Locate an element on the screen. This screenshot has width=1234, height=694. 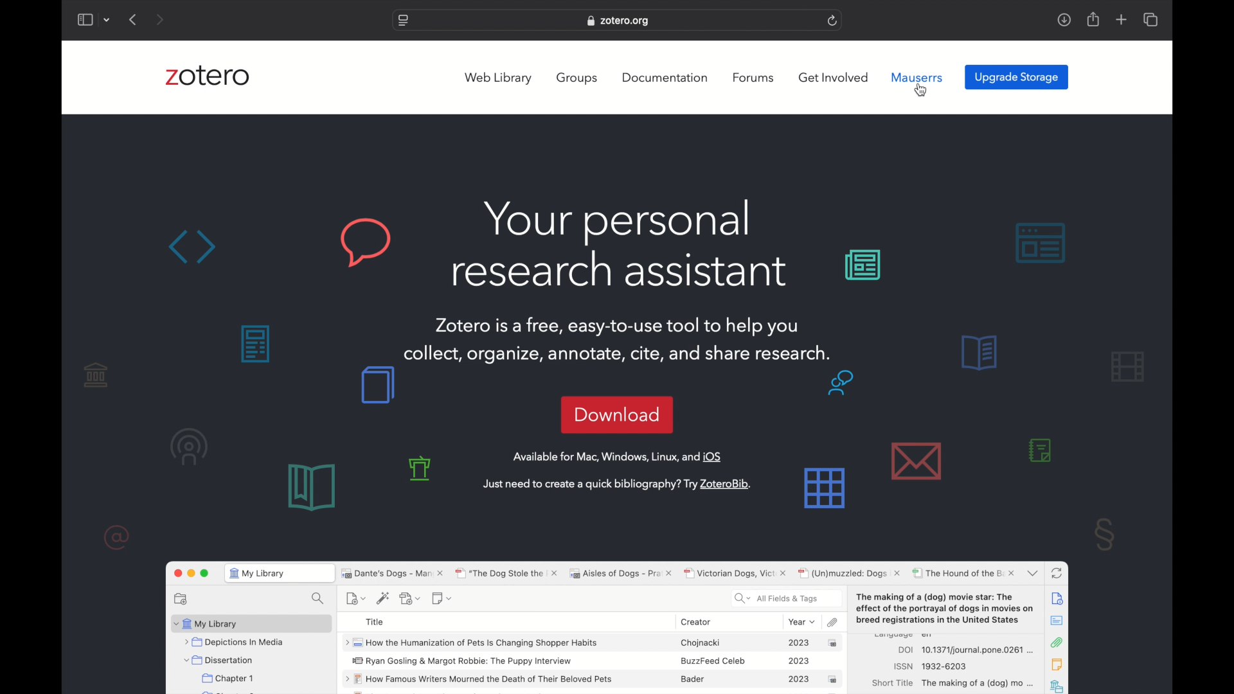
documentation is located at coordinates (666, 78).